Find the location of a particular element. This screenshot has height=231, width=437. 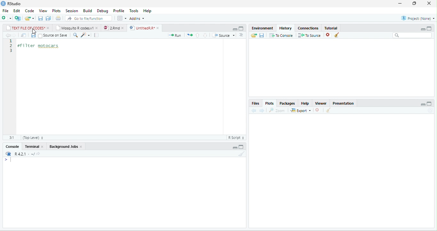

rerun is located at coordinates (190, 35).